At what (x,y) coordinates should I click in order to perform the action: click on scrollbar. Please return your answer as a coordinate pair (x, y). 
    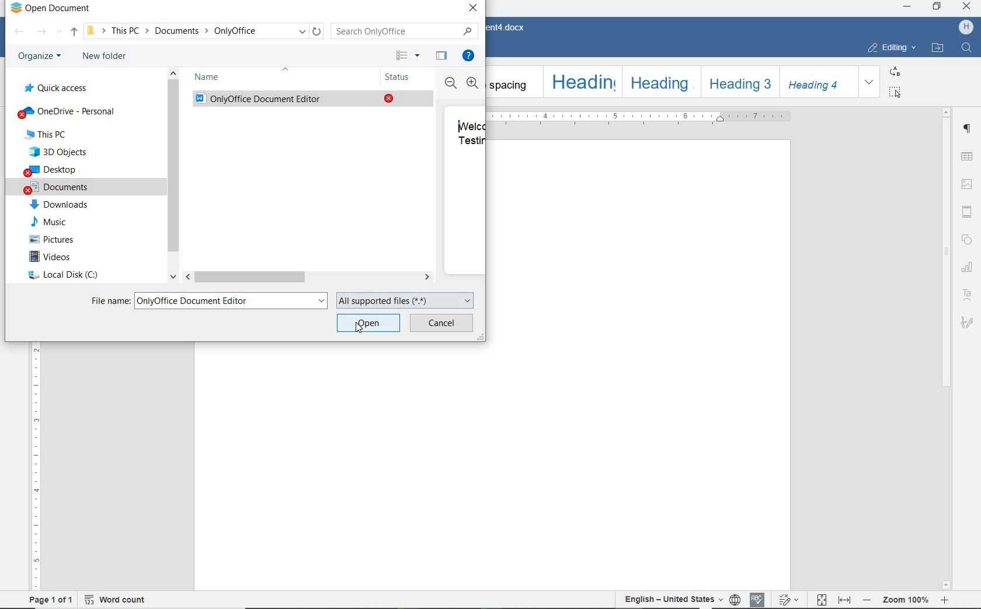
    Looking at the image, I should click on (173, 174).